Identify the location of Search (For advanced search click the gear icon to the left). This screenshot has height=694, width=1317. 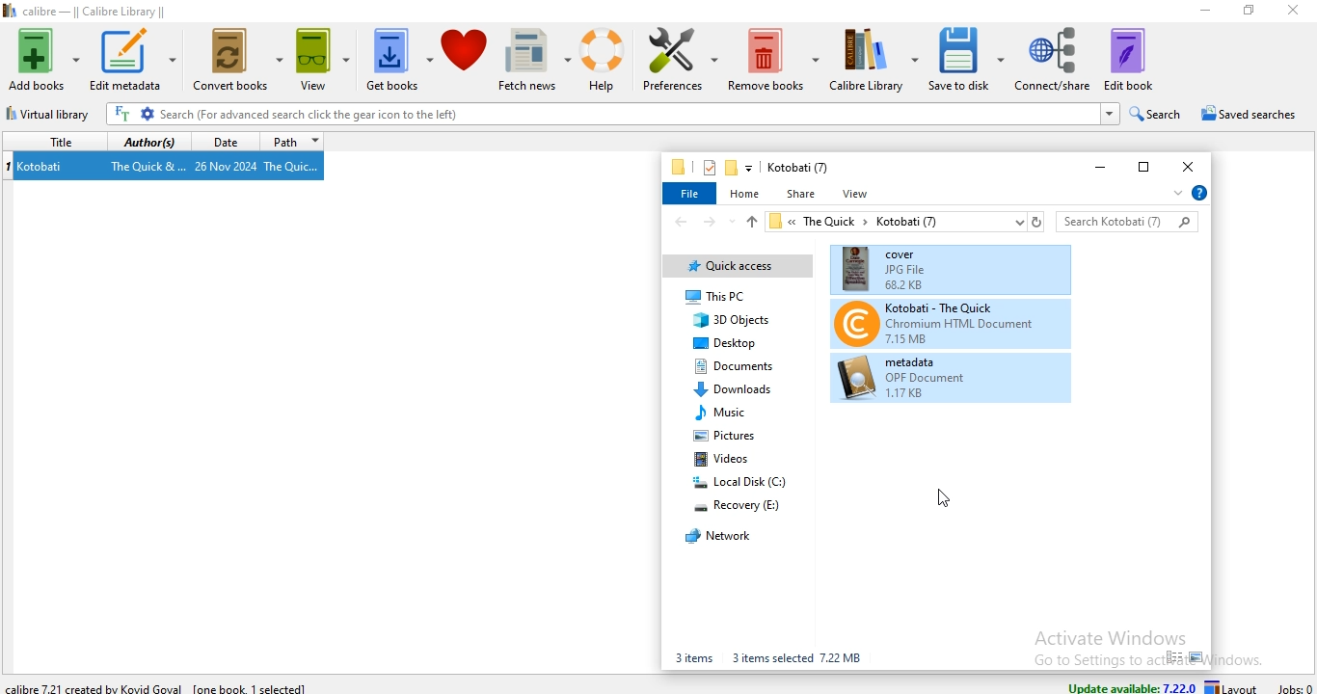
(612, 114).